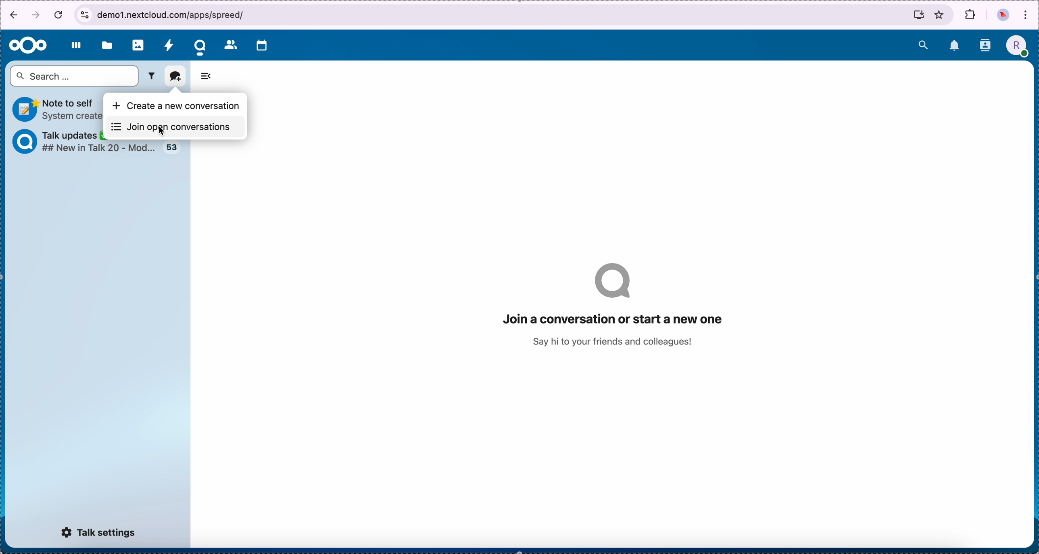 The image size is (1039, 554). What do you see at coordinates (172, 126) in the screenshot?
I see `click on join open conversations` at bounding box center [172, 126].